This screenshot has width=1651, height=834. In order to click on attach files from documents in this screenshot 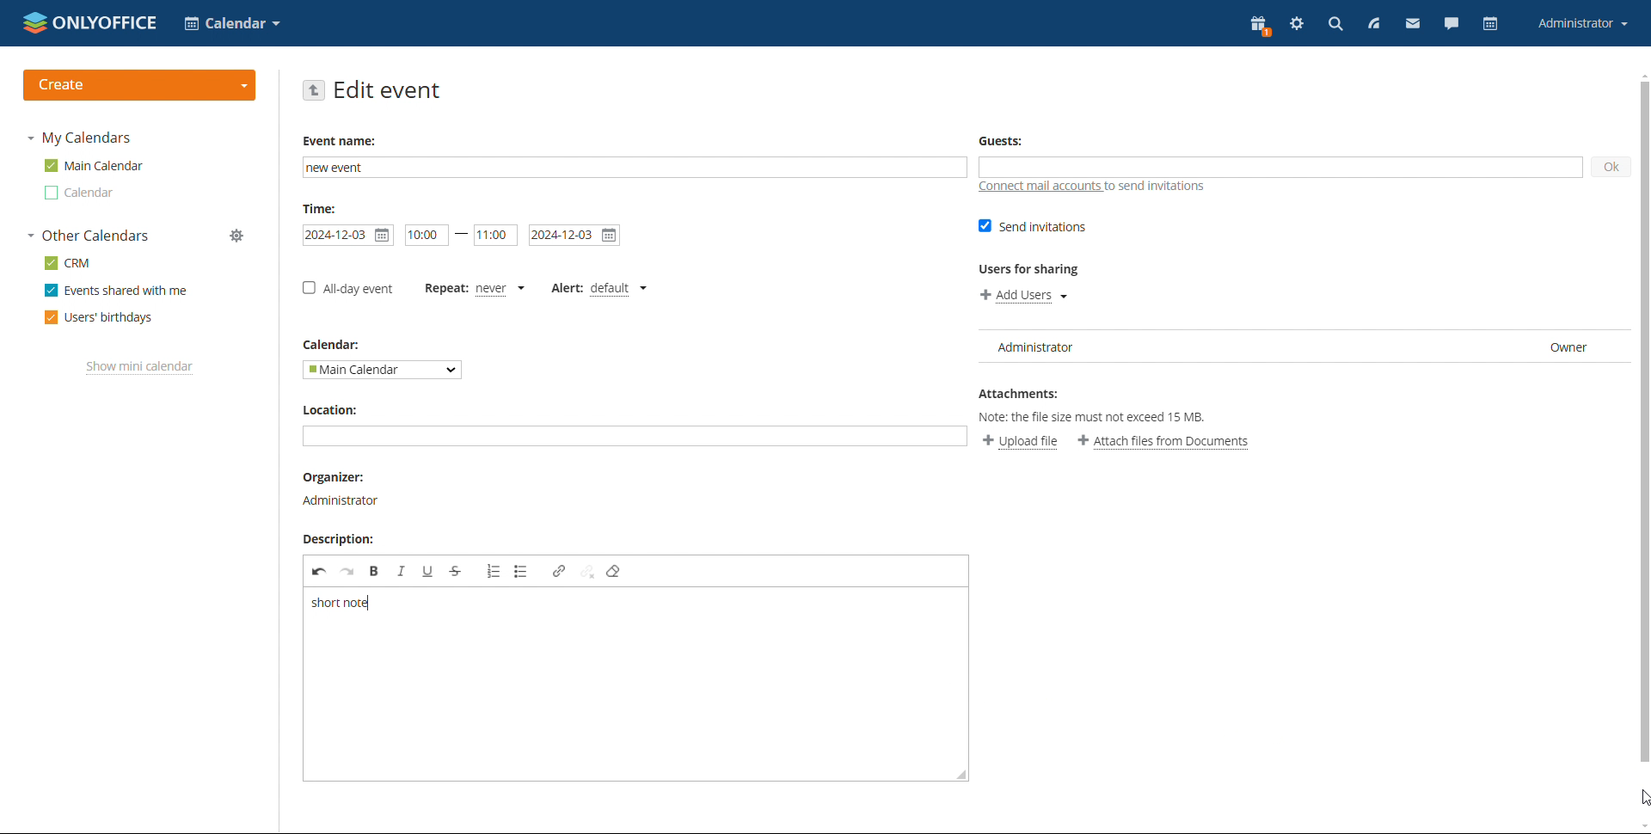, I will do `click(1164, 442)`.